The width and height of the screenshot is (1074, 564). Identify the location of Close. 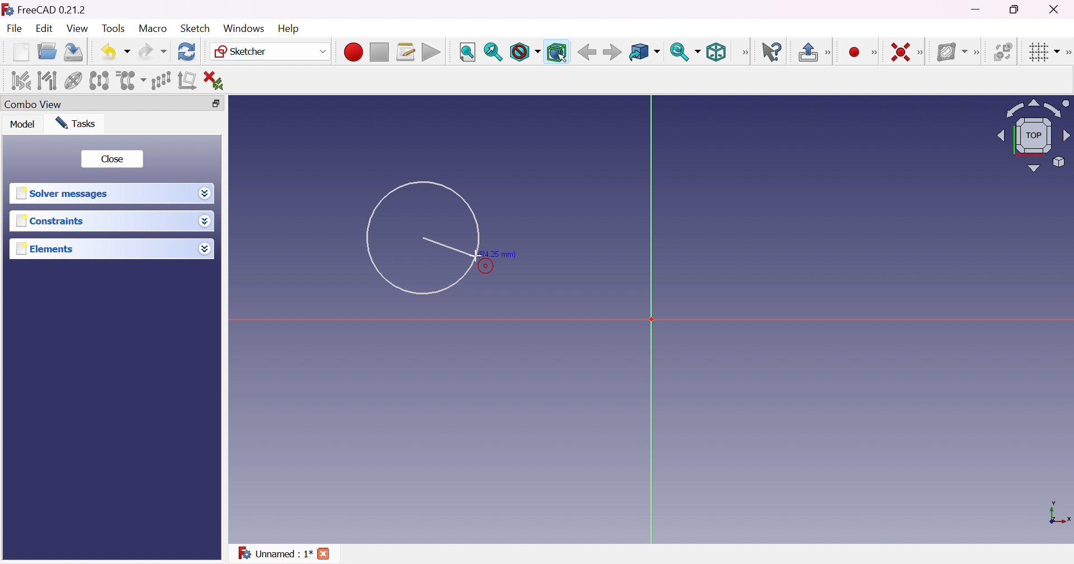
(324, 553).